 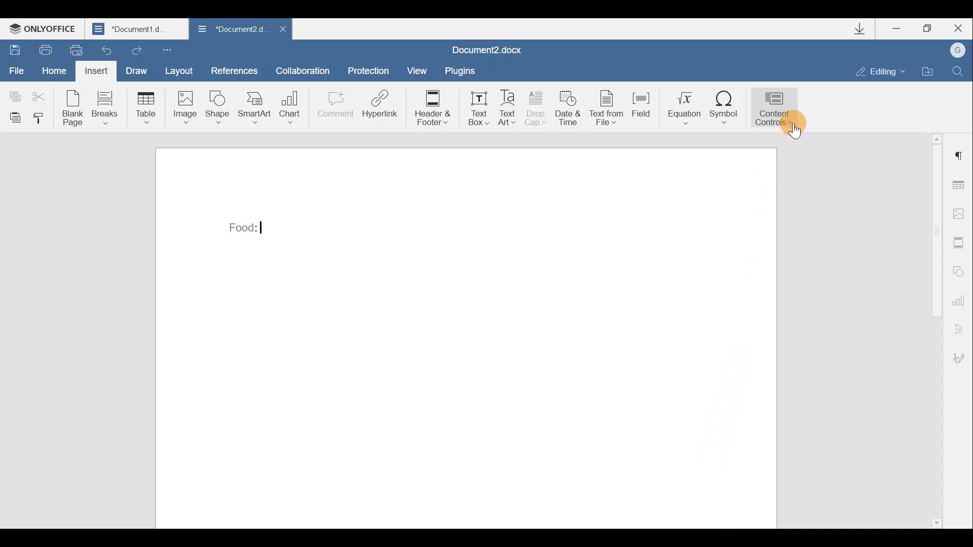 I want to click on Copy, so click(x=14, y=94).